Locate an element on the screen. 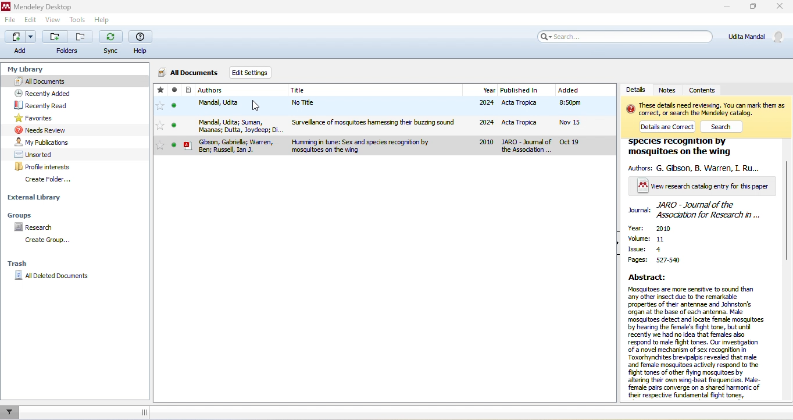 This screenshot has height=420, width=793. all documents is located at coordinates (188, 74).